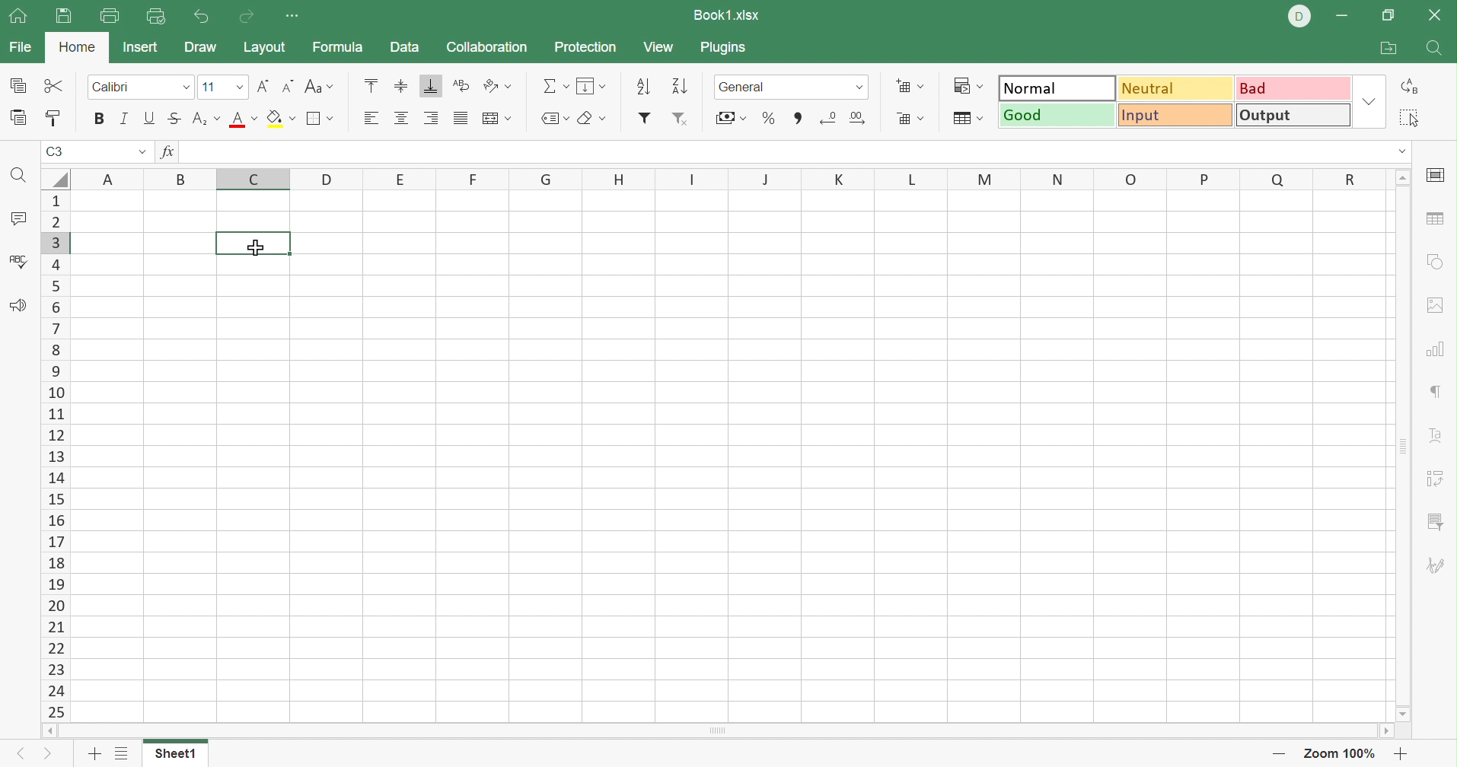 The width and height of the screenshot is (1457, 767). Describe the element at coordinates (254, 243) in the screenshot. I see `selected cells` at that location.